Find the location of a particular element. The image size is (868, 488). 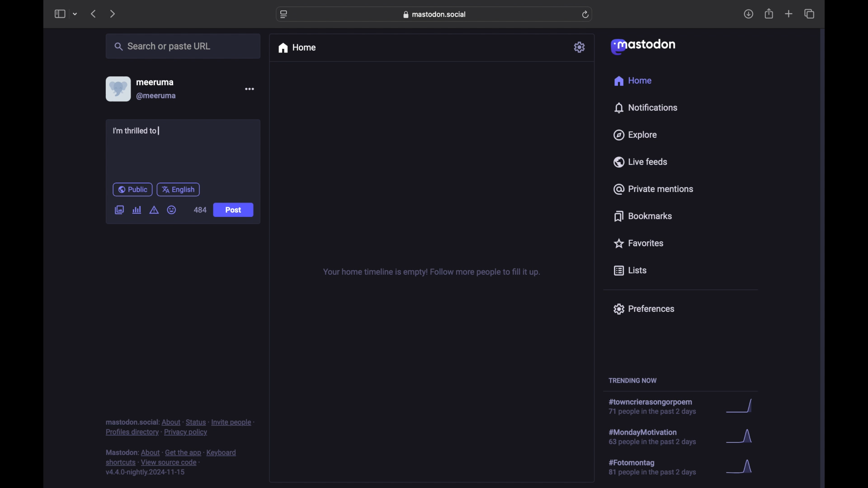

your home timeline is  empty! follow for more tips is located at coordinates (430, 272).